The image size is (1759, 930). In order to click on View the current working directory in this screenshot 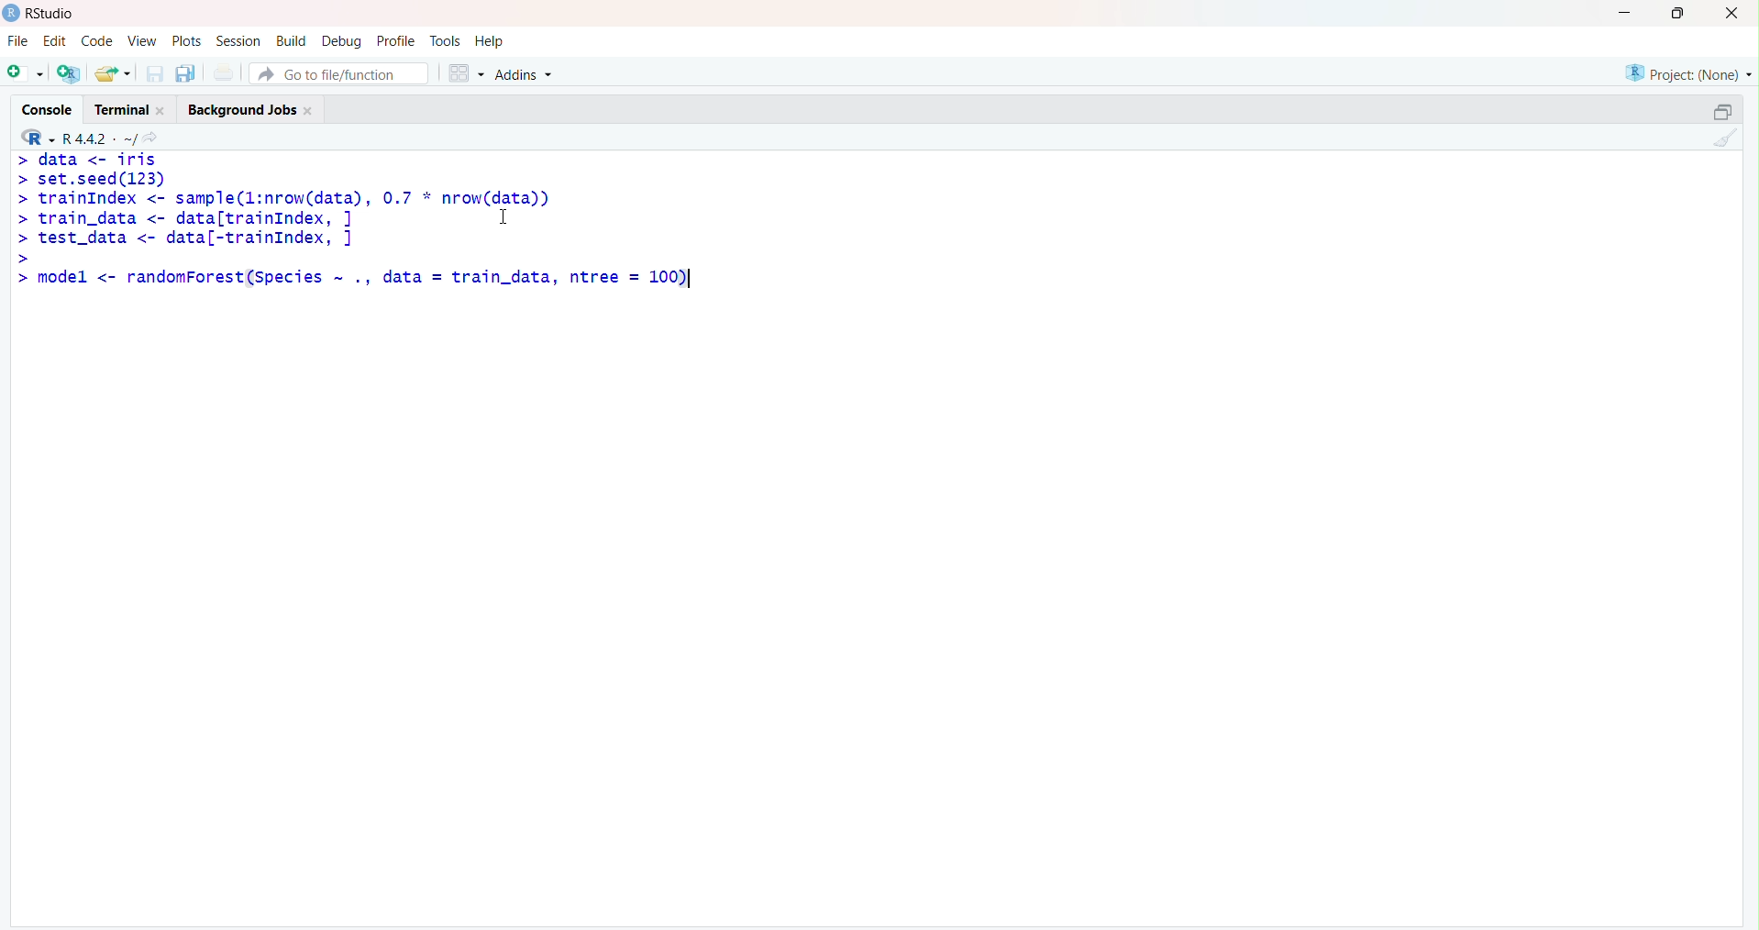, I will do `click(159, 136)`.